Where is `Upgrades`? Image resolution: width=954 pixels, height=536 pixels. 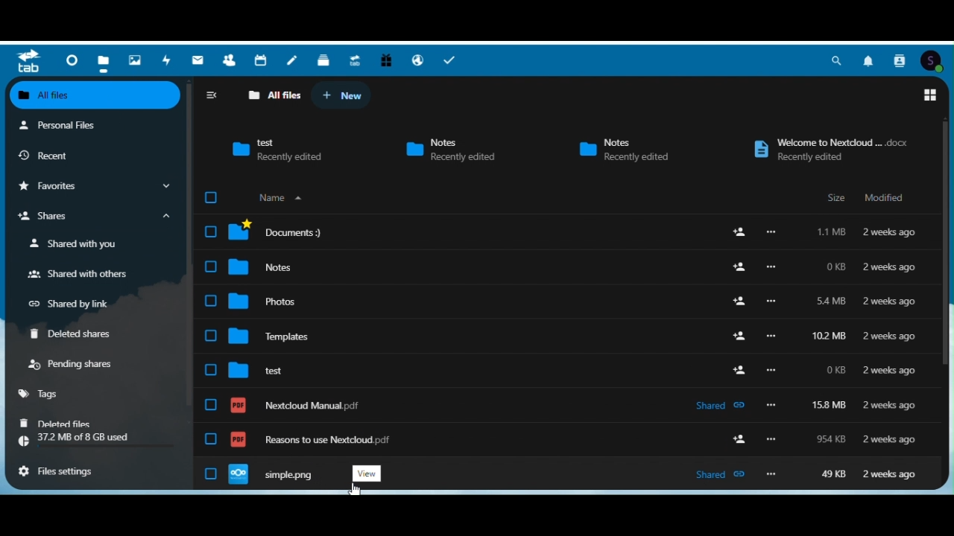 Upgrades is located at coordinates (355, 57).